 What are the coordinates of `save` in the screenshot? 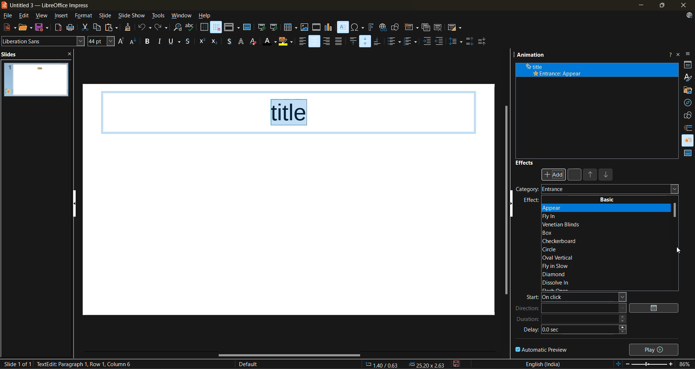 It's located at (43, 27).